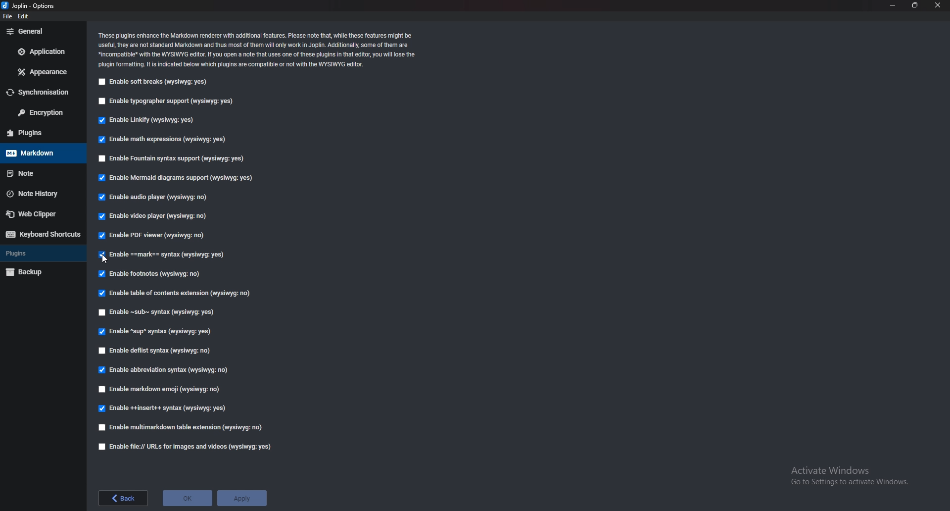  What do you see at coordinates (159, 313) in the screenshot?
I see `Enable sub syntax` at bounding box center [159, 313].